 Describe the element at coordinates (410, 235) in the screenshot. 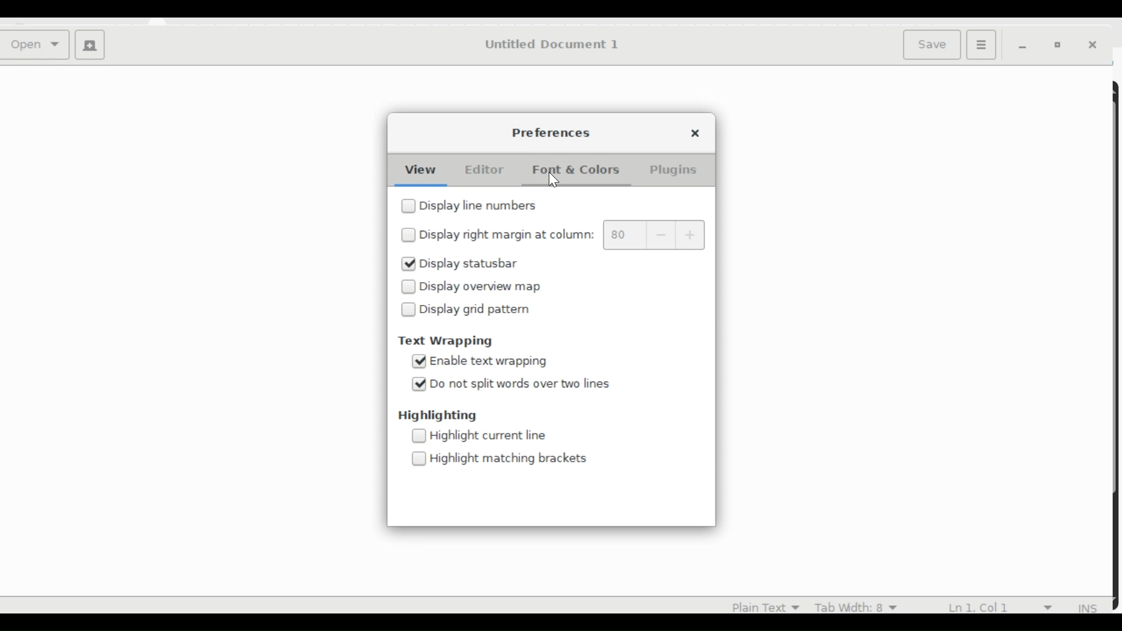

I see `checkbox` at that location.